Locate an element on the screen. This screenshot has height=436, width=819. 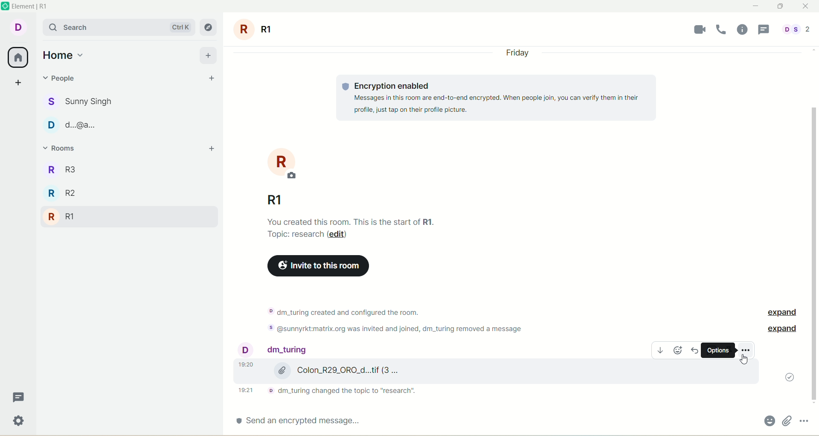
rooms is located at coordinates (66, 149).